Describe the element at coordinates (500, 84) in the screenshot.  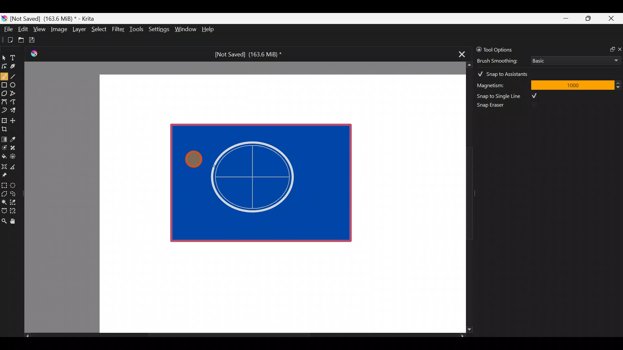
I see `Magnetism` at that location.